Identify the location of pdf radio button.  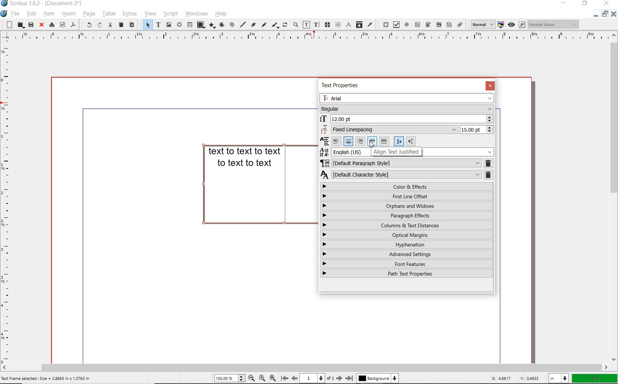
(406, 25).